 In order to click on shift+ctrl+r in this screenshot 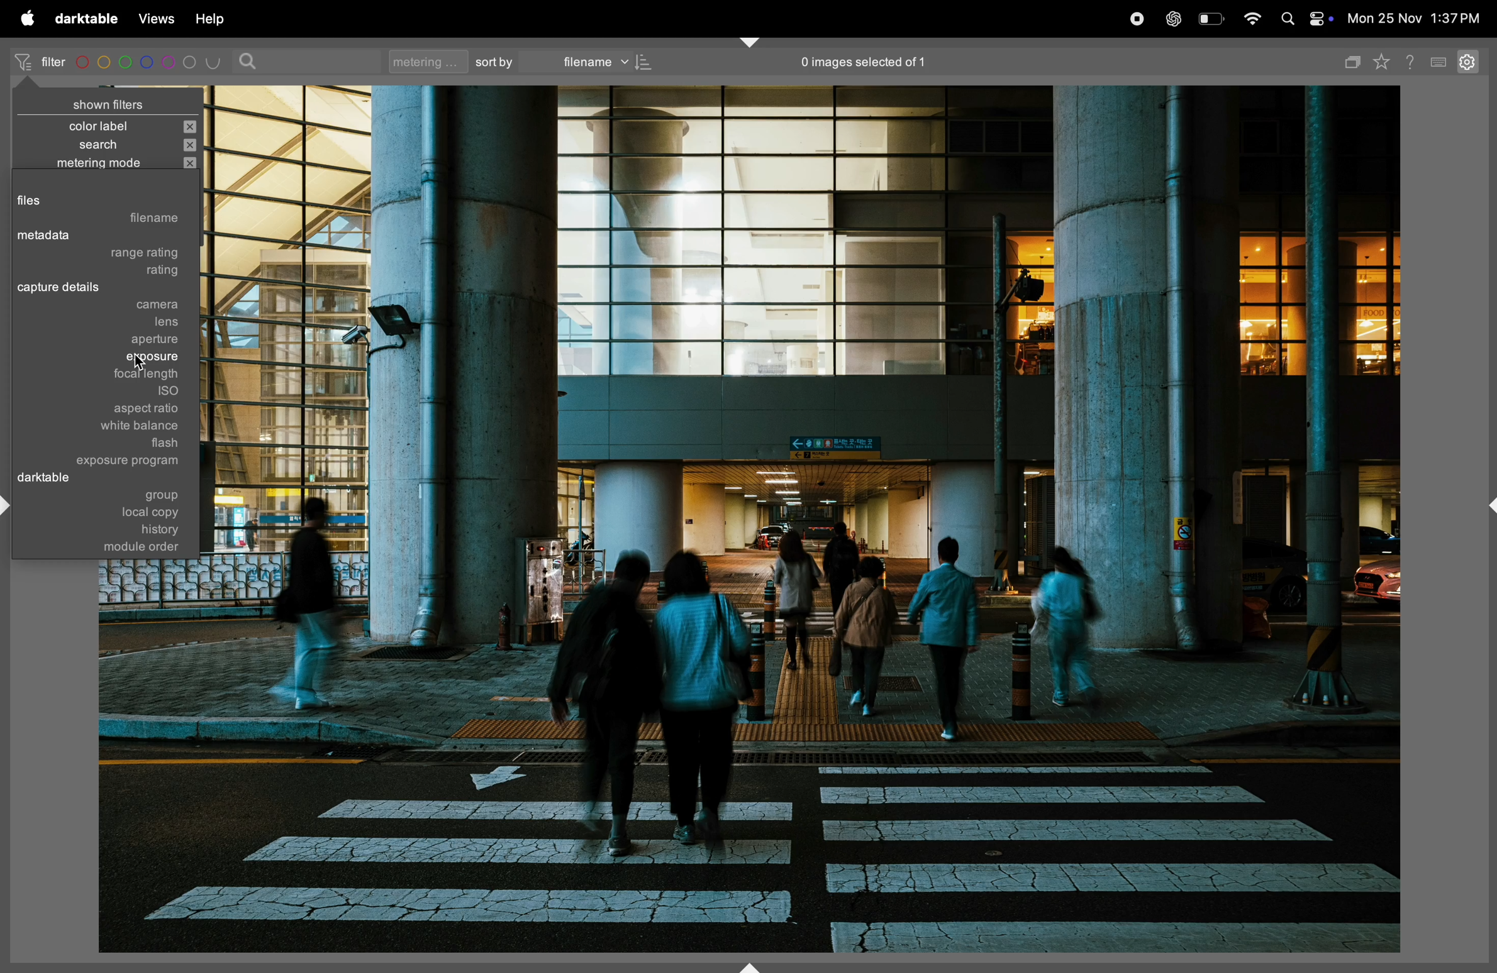, I will do `click(1486, 505)`.